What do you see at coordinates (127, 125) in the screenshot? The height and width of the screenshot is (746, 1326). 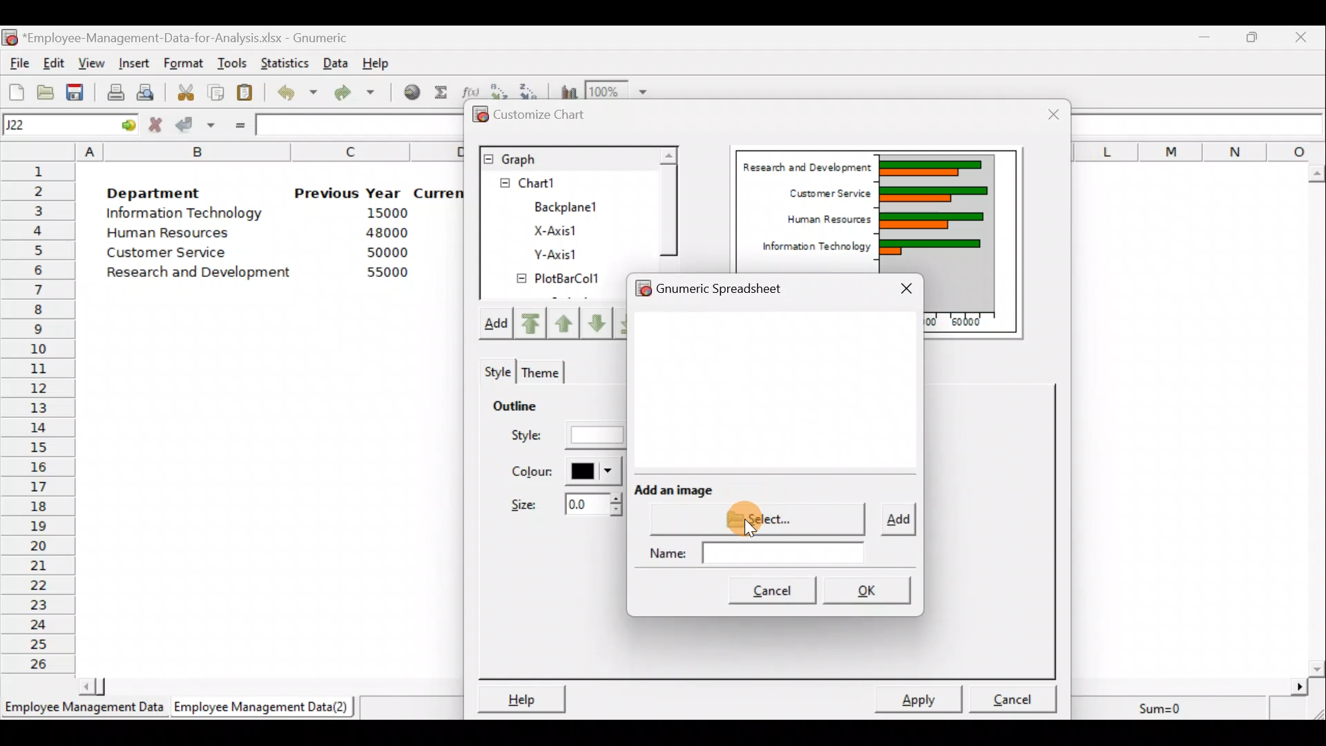 I see `go to` at bounding box center [127, 125].